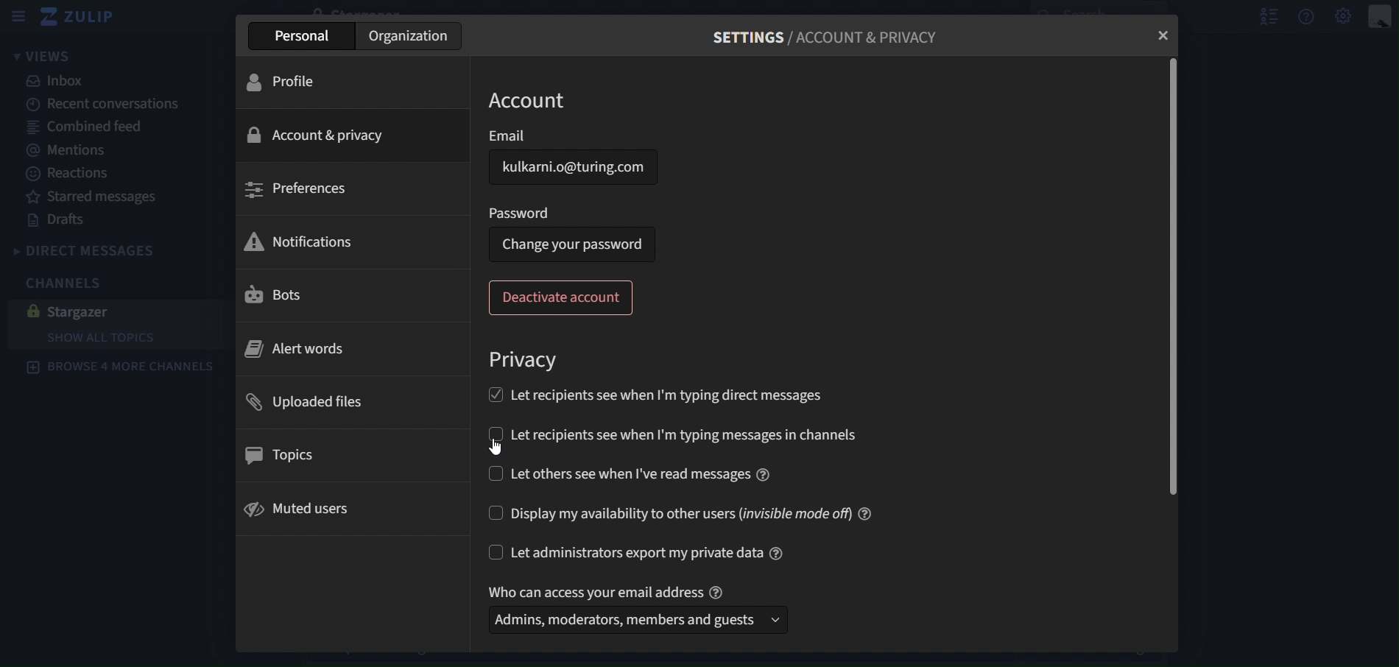 Image resolution: width=1399 pixels, height=667 pixels. What do you see at coordinates (348, 135) in the screenshot?
I see `account & privacy` at bounding box center [348, 135].